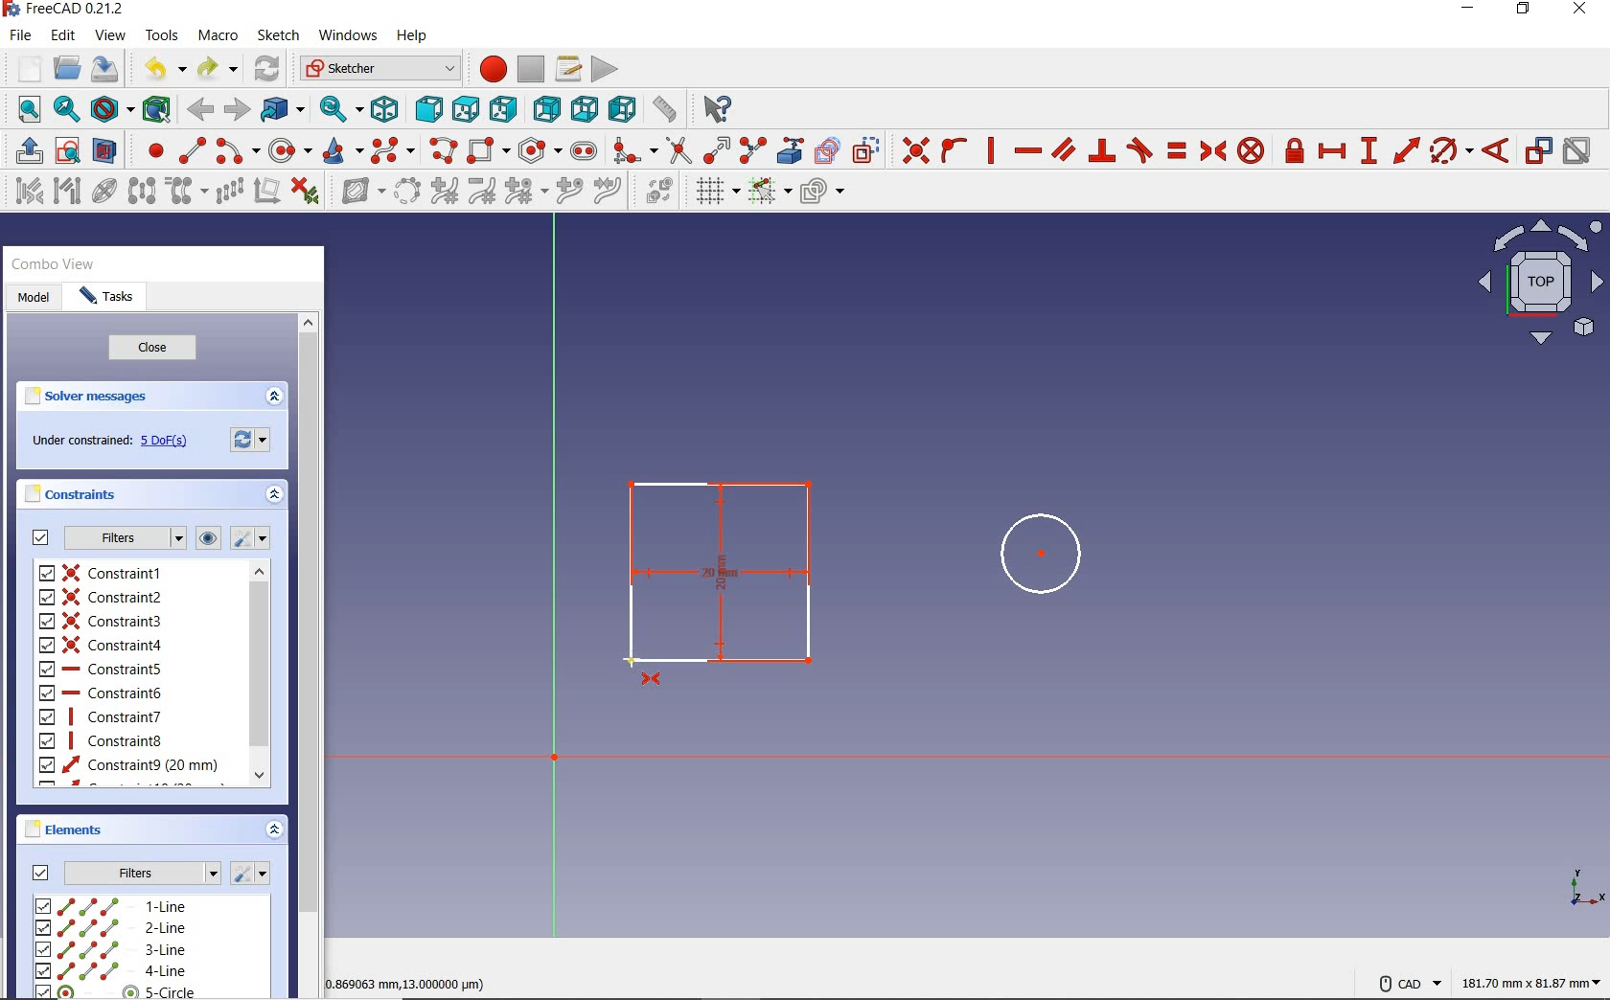 This screenshot has height=1000, width=1610. What do you see at coordinates (150, 148) in the screenshot?
I see `create point` at bounding box center [150, 148].